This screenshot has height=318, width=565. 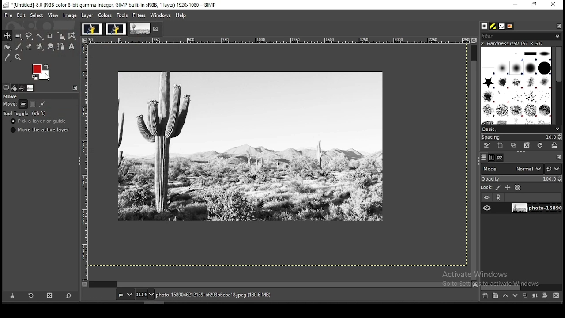 I want to click on lock pixels, so click(x=490, y=187).